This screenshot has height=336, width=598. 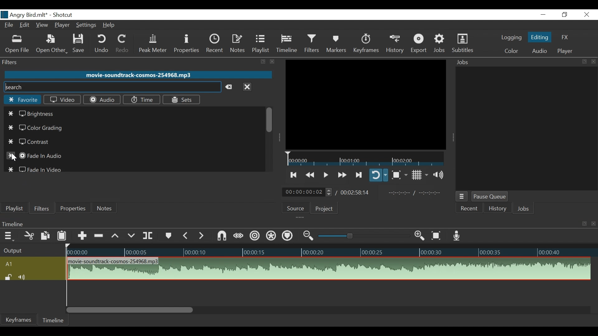 I want to click on Output, so click(x=30, y=249).